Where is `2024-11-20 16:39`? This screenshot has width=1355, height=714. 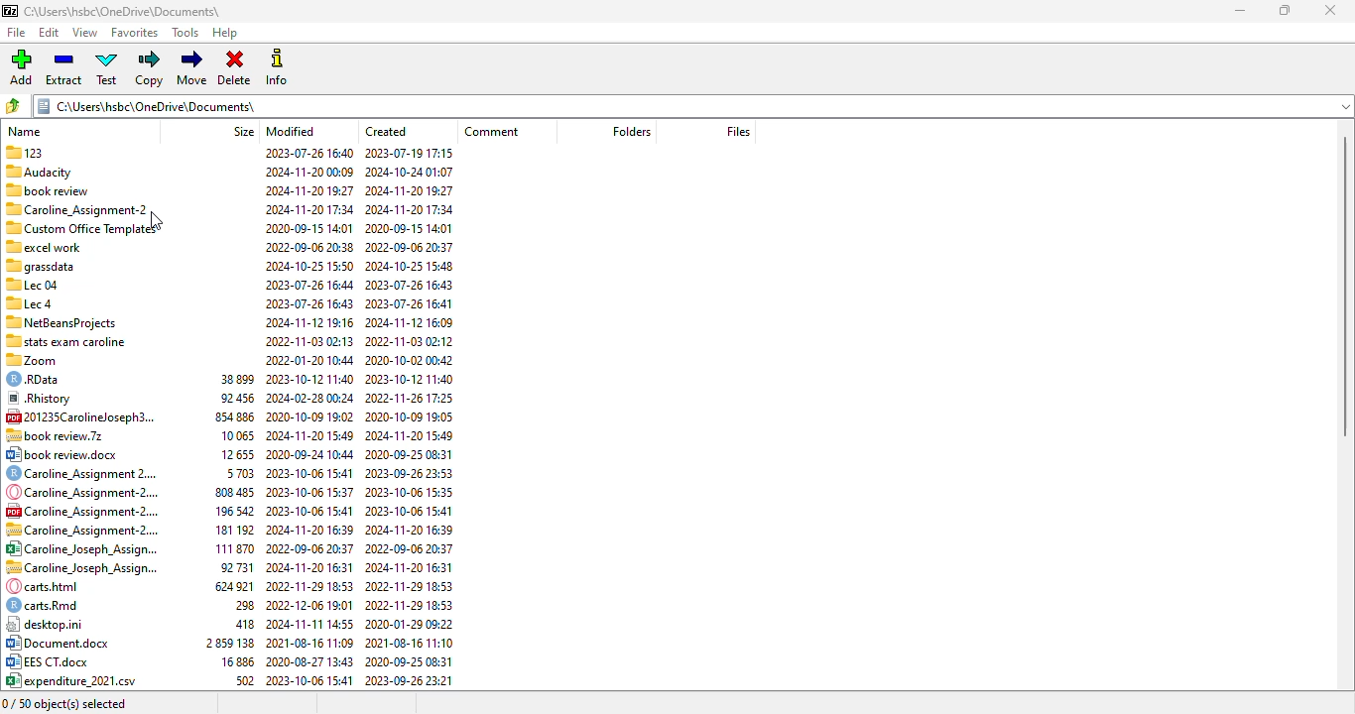
2024-11-20 16:39 is located at coordinates (410, 530).